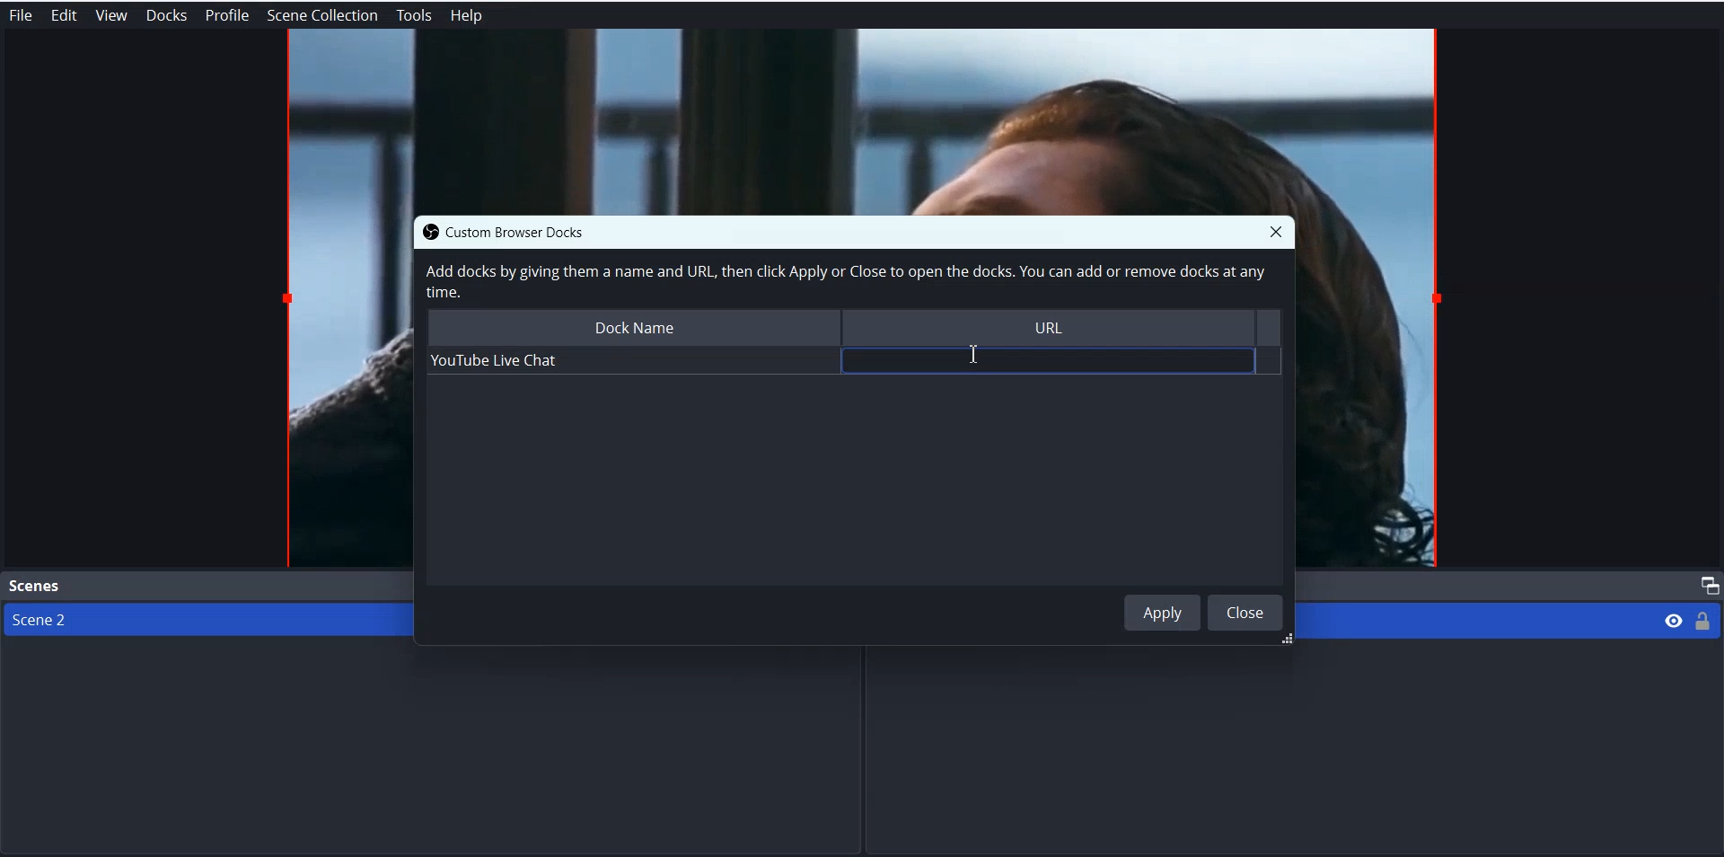 This screenshot has width=1724, height=857. I want to click on Profile, so click(227, 15).